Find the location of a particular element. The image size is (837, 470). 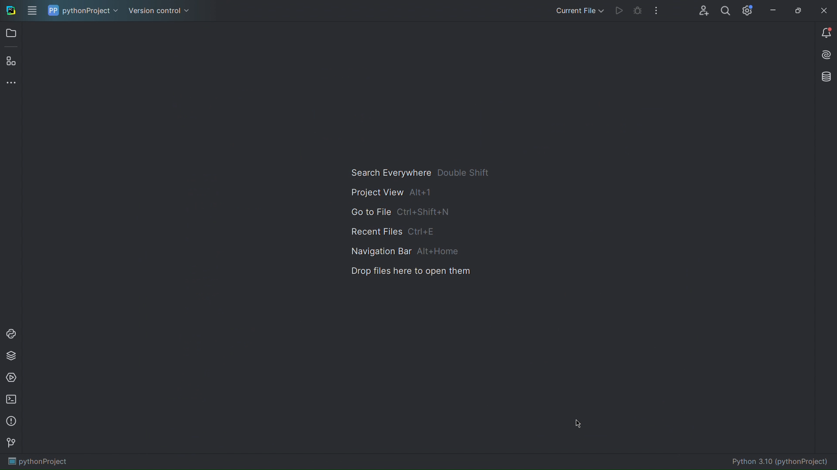

pythonProject is located at coordinates (83, 10).